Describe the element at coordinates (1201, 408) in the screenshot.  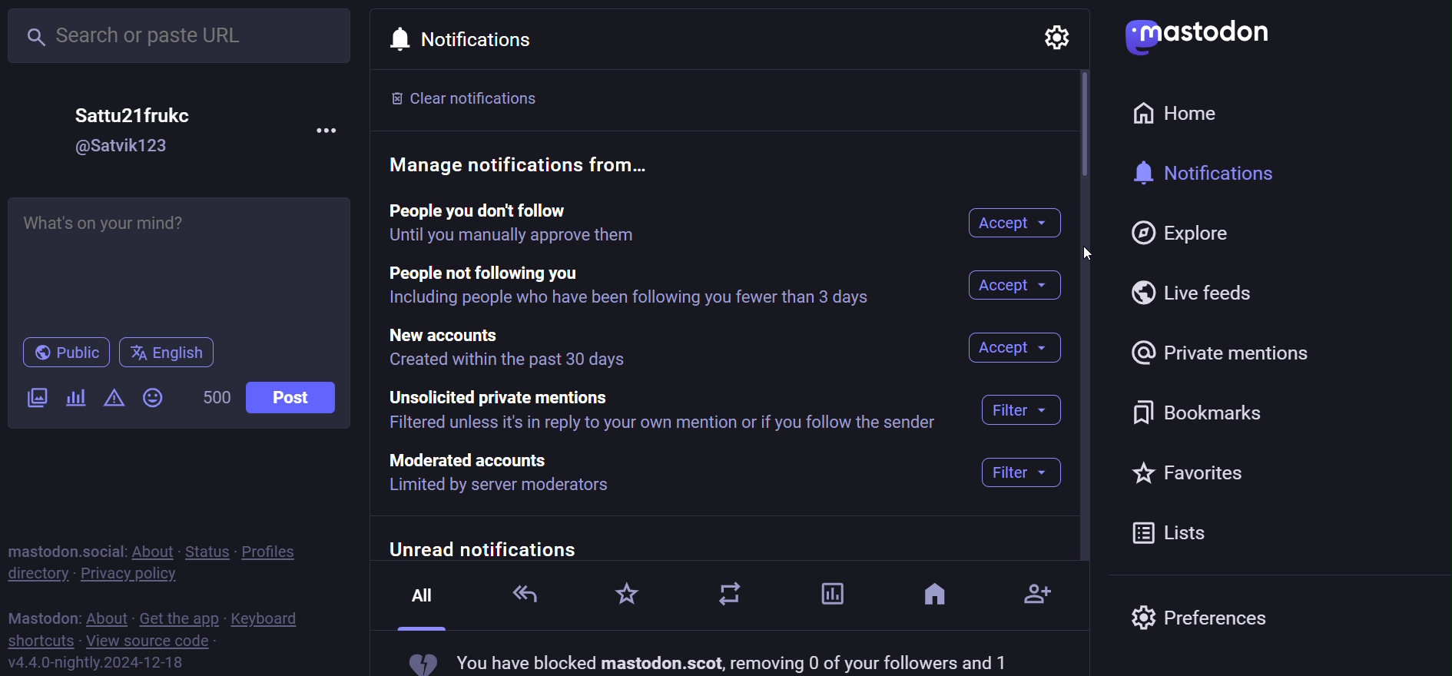
I see `bookmark` at that location.